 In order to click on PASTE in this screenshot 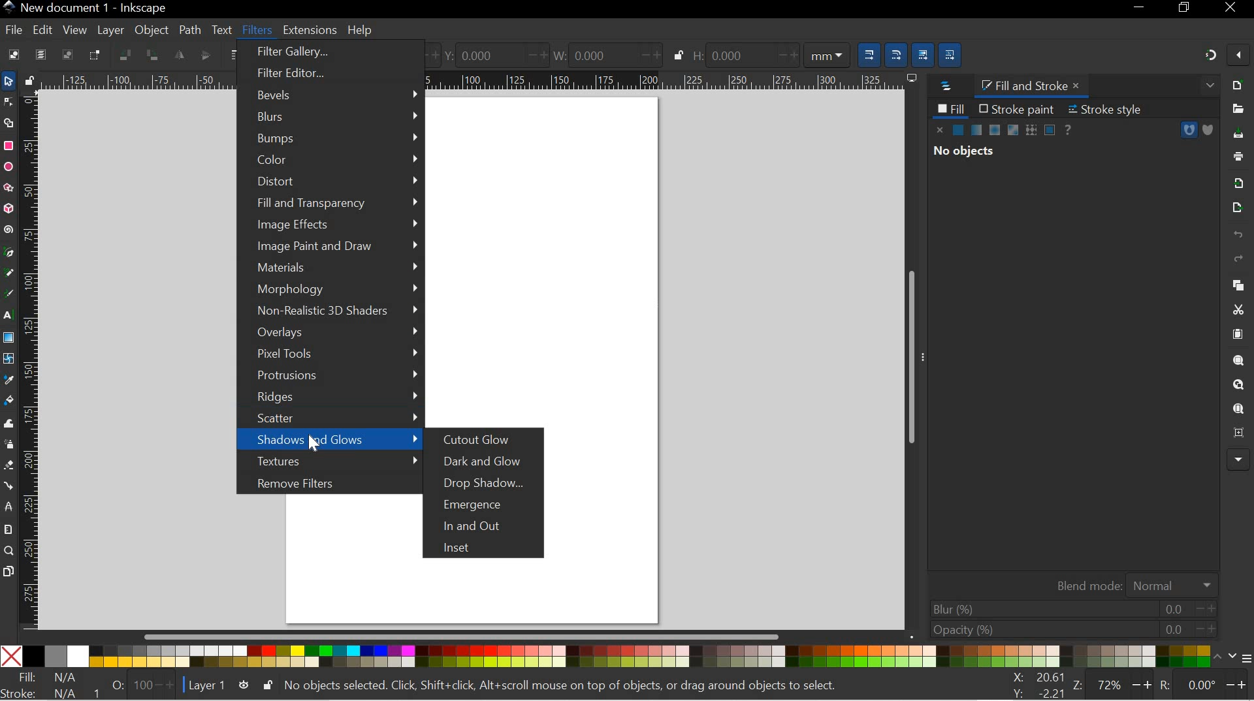, I will do `click(1238, 334)`.